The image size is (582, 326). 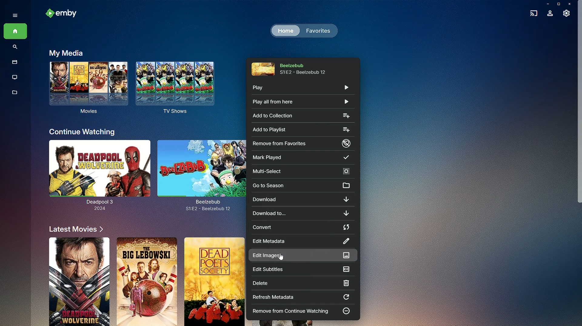 What do you see at coordinates (15, 77) in the screenshot?
I see `TV Shows` at bounding box center [15, 77].